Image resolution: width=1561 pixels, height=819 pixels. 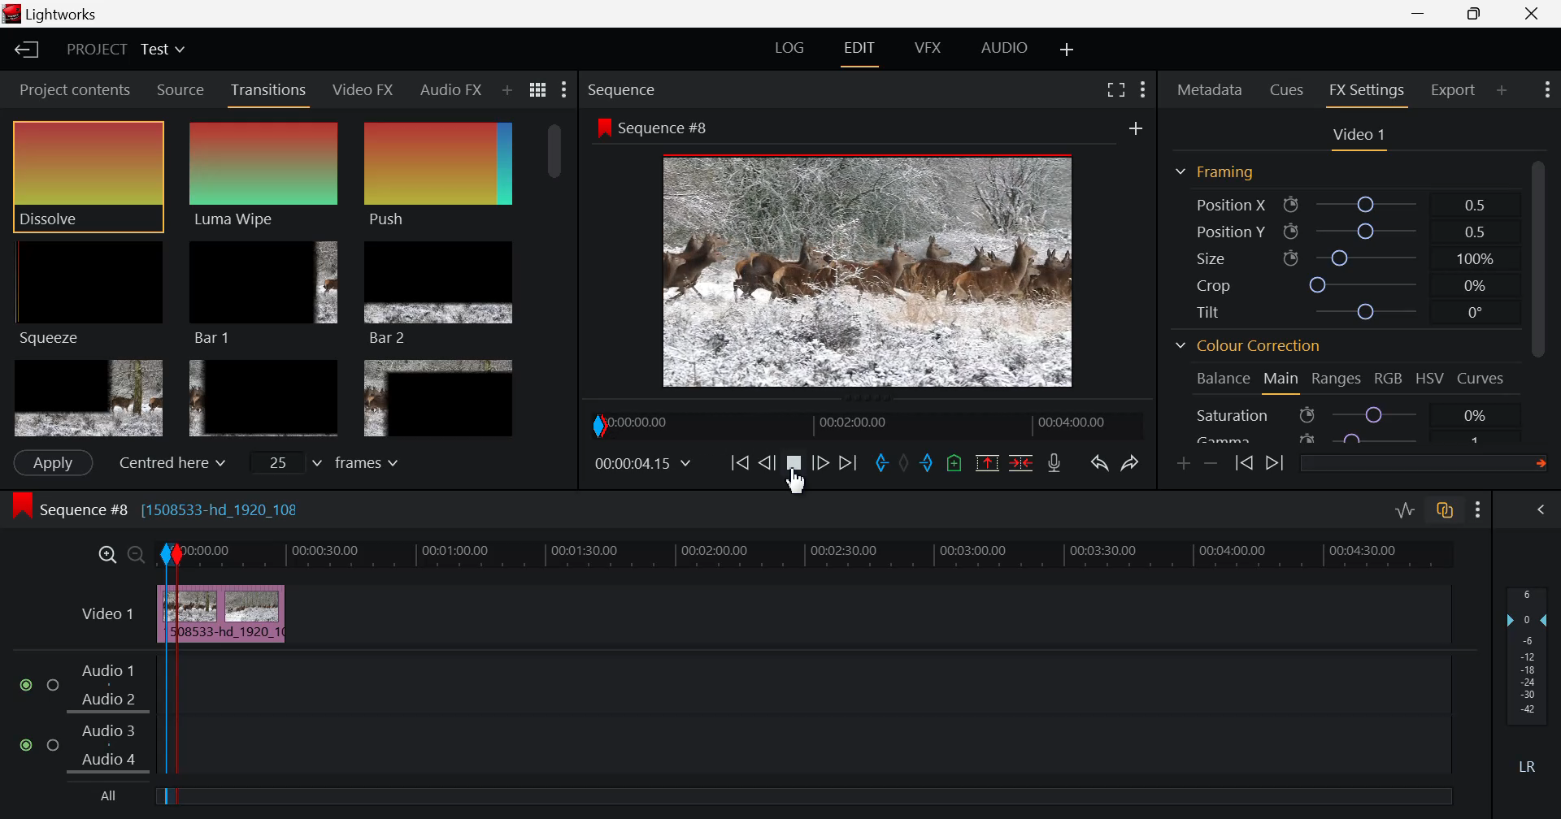 I want to click on Image, so click(x=873, y=274).